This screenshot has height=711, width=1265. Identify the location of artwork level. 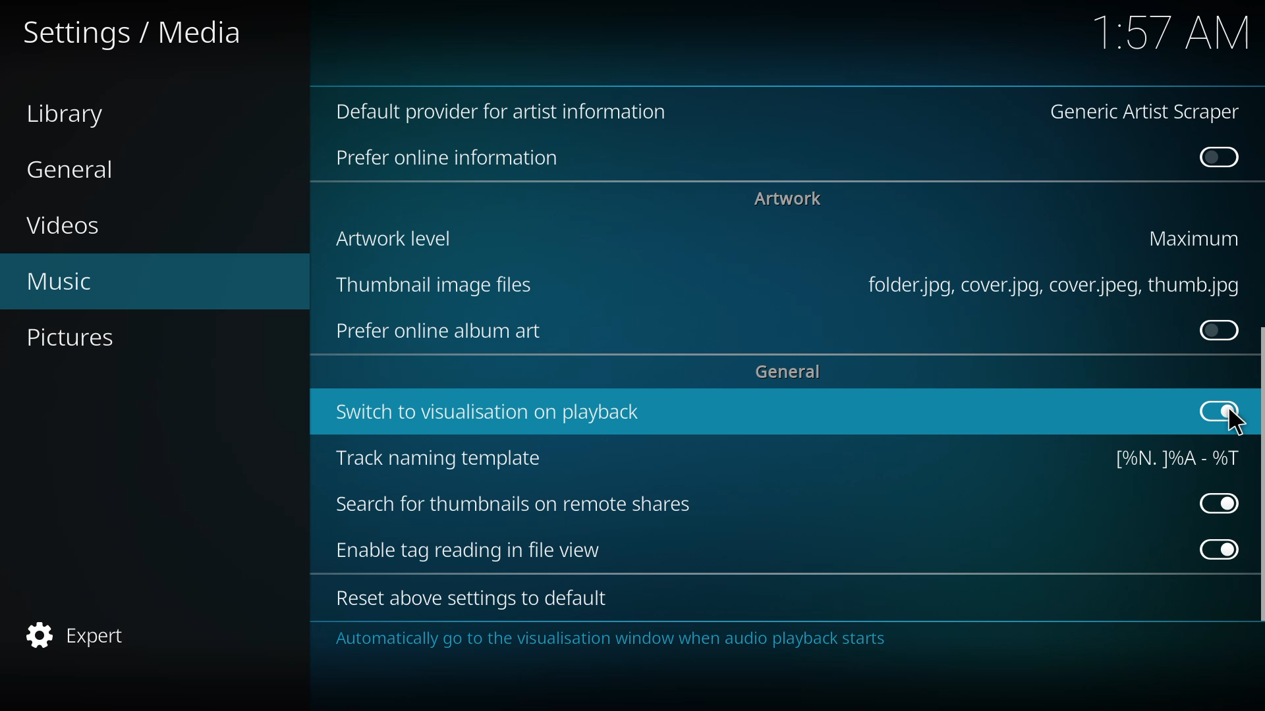
(389, 237).